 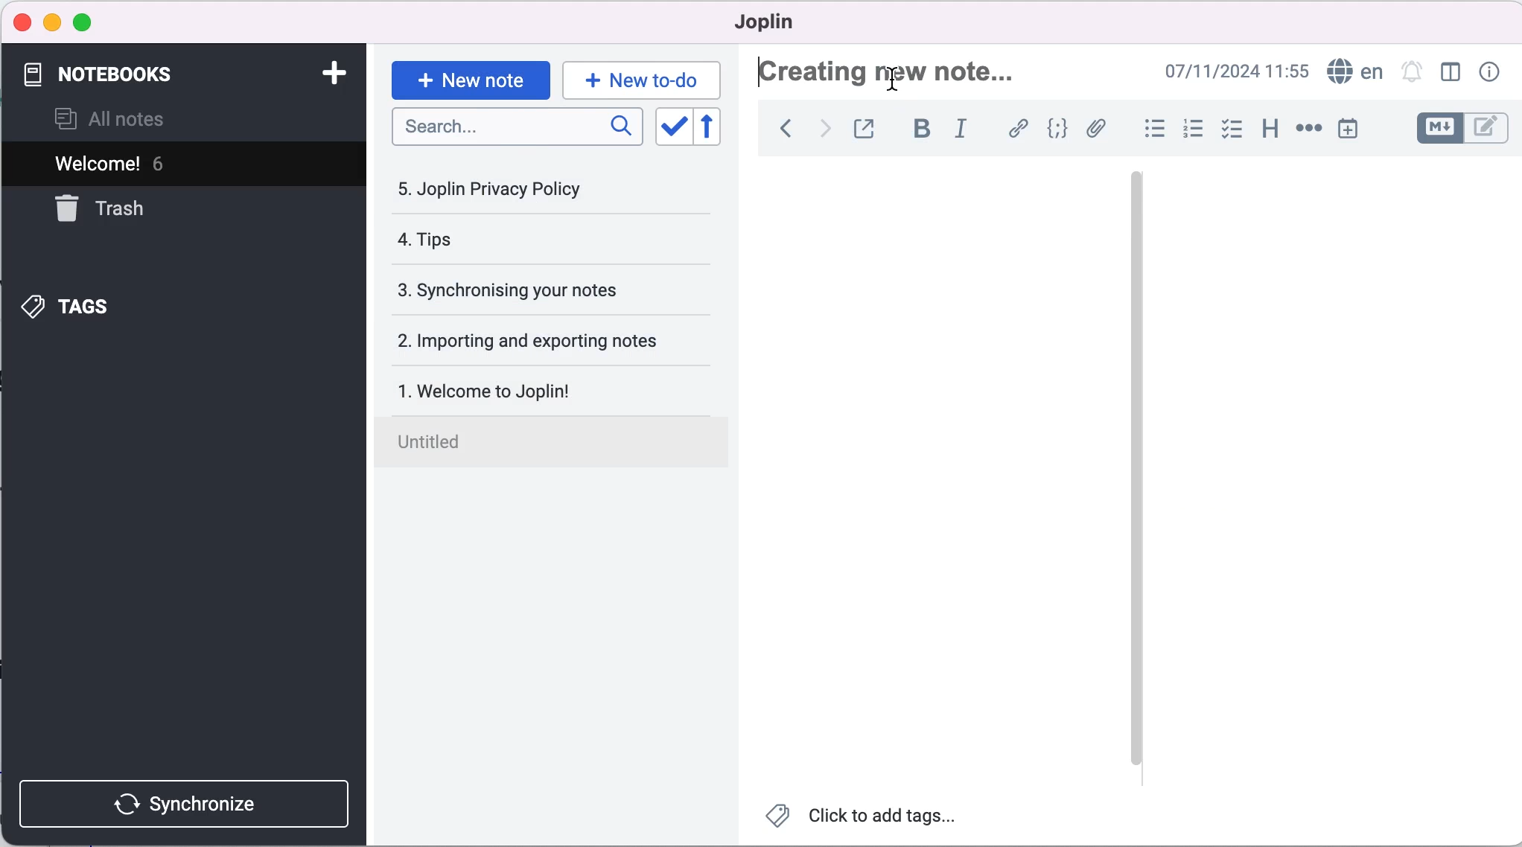 I want to click on all notes, so click(x=134, y=118).